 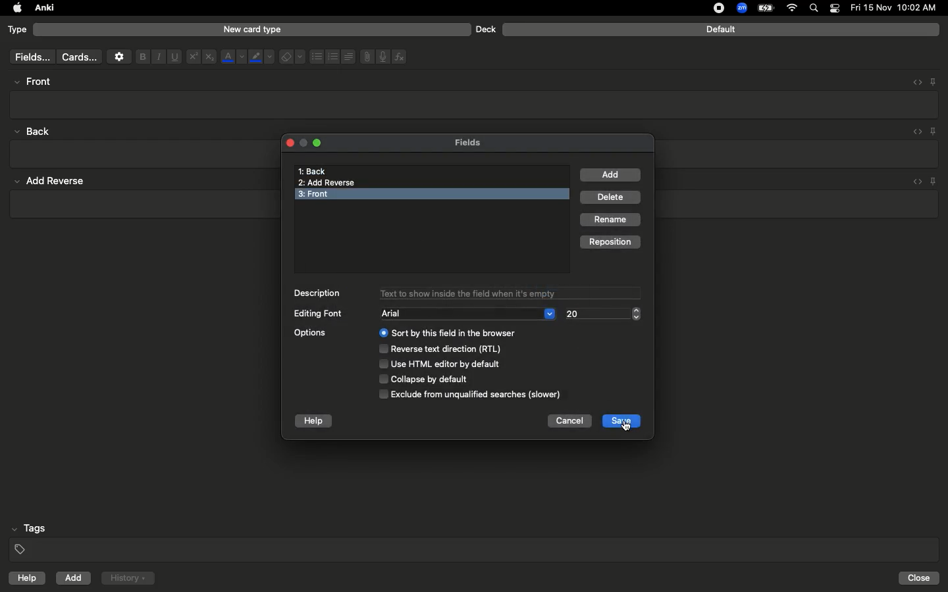 I want to click on Internet, so click(x=793, y=9).